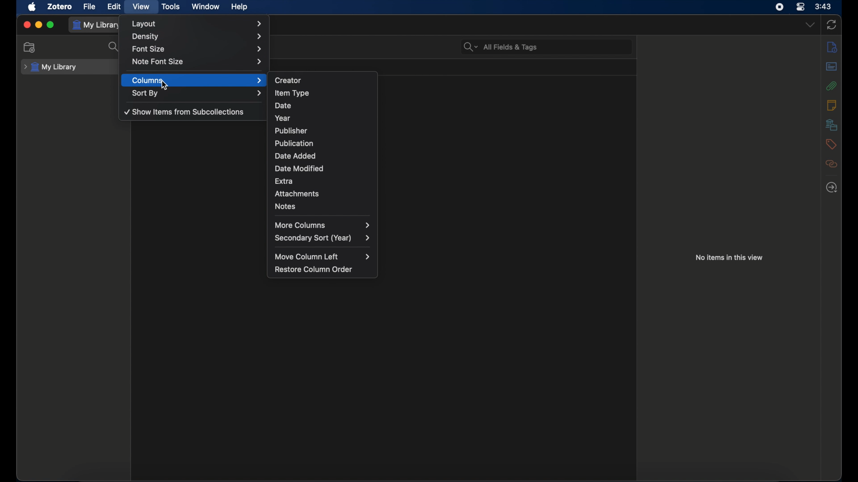 The width and height of the screenshot is (858, 482). Describe the element at coordinates (779, 7) in the screenshot. I see `screen recorder` at that location.